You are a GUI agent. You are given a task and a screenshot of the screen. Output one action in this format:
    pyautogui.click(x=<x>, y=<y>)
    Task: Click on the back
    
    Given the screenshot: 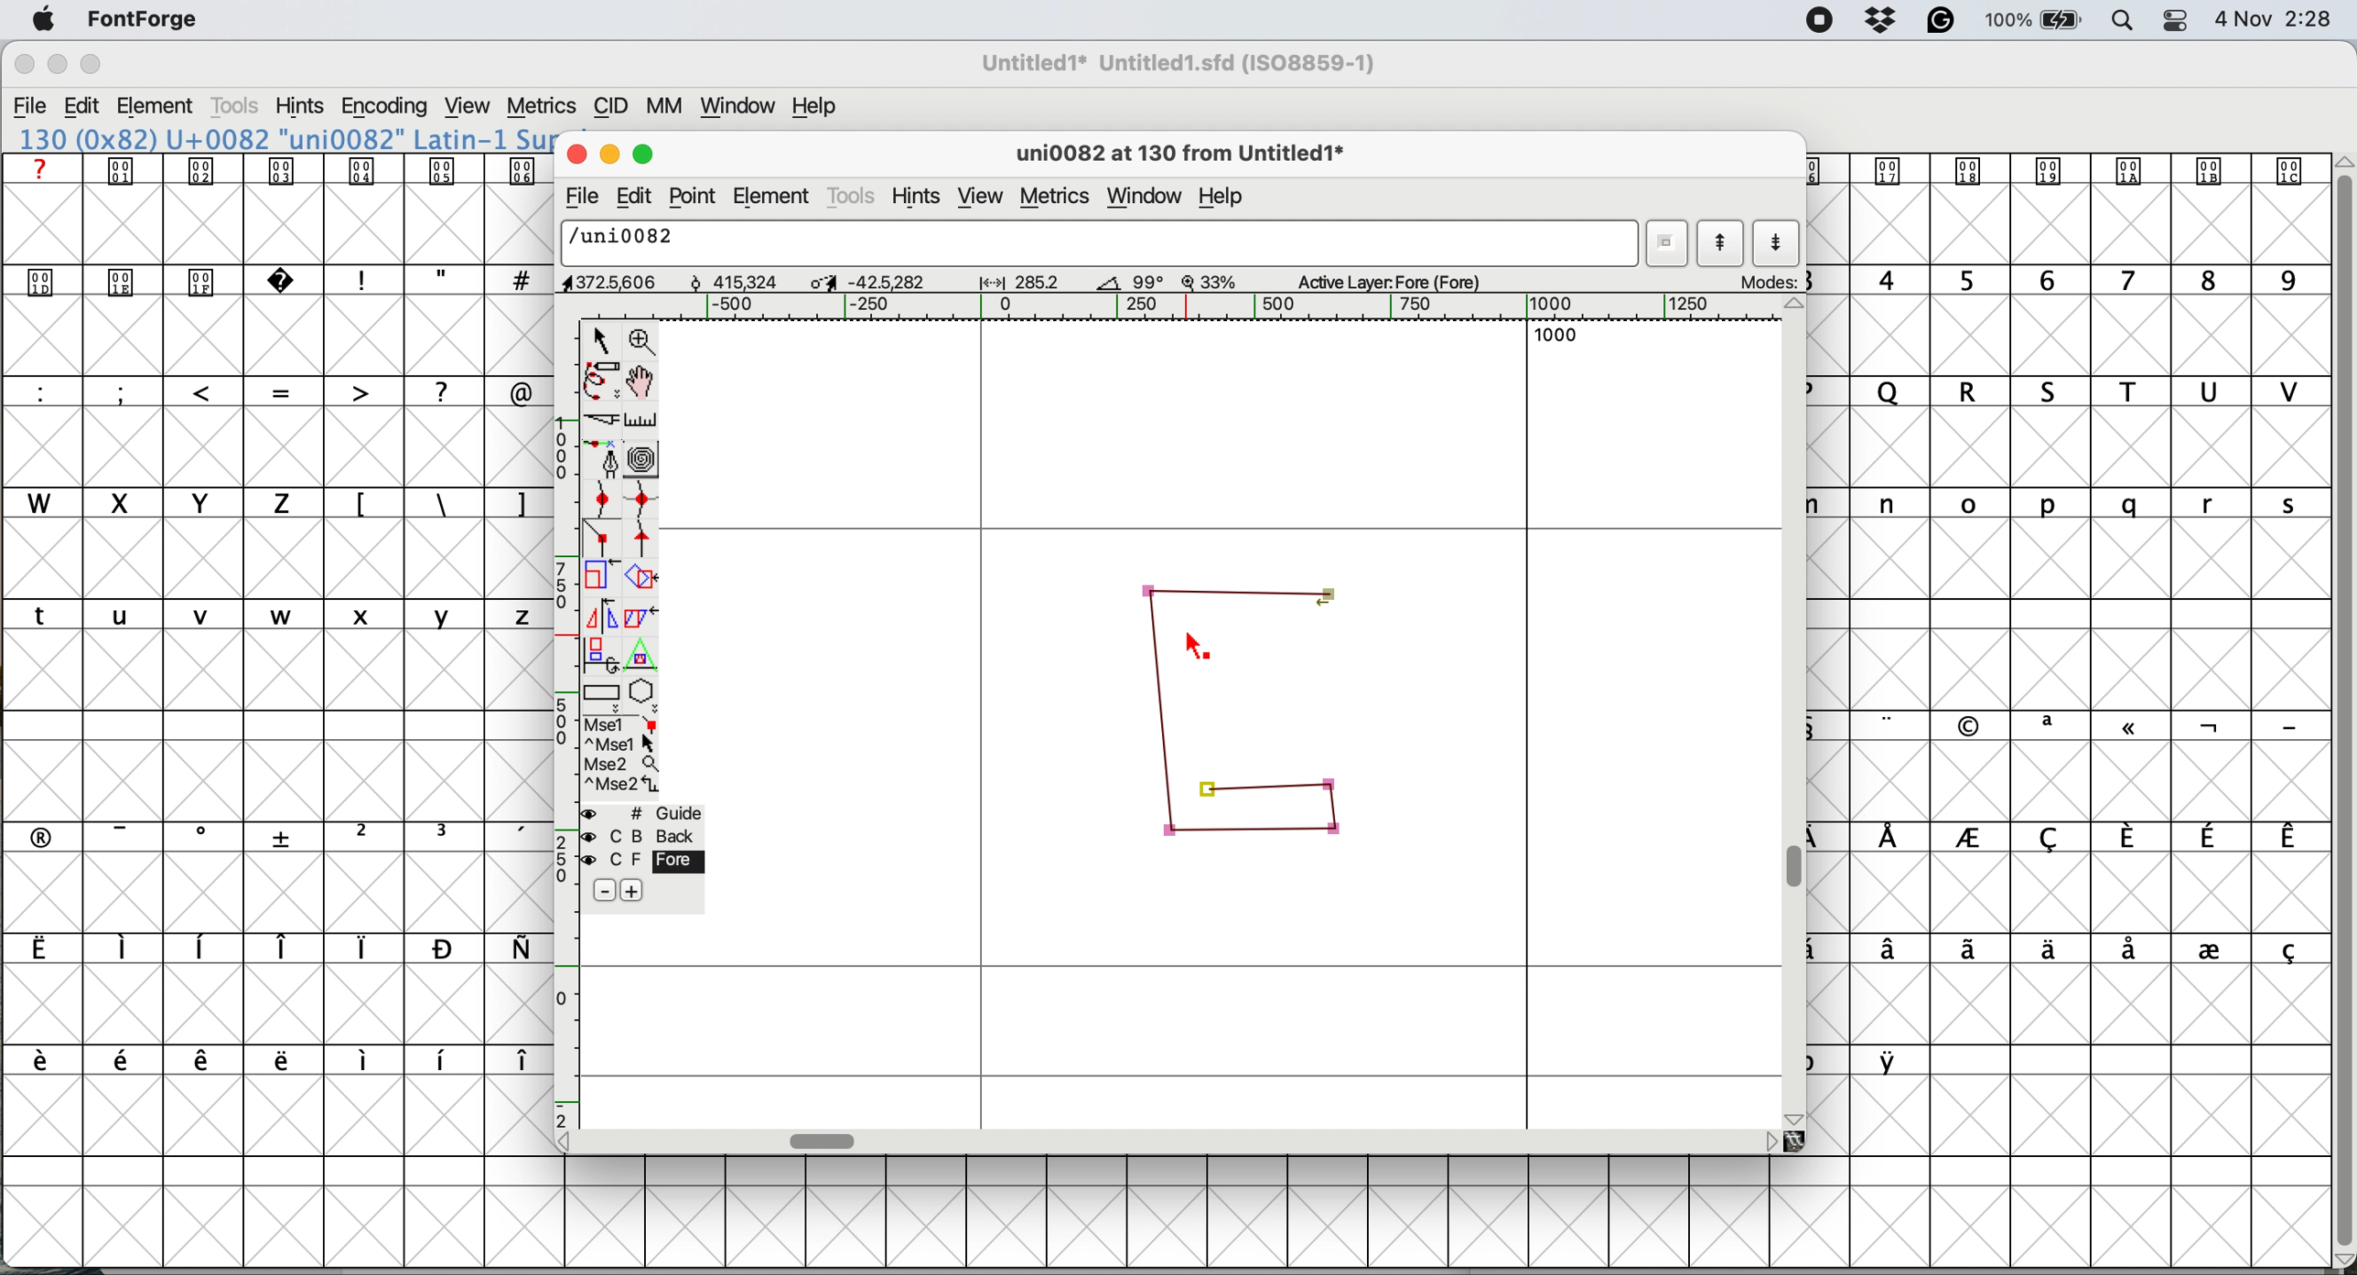 What is the action you would take?
    pyautogui.click(x=644, y=836)
    